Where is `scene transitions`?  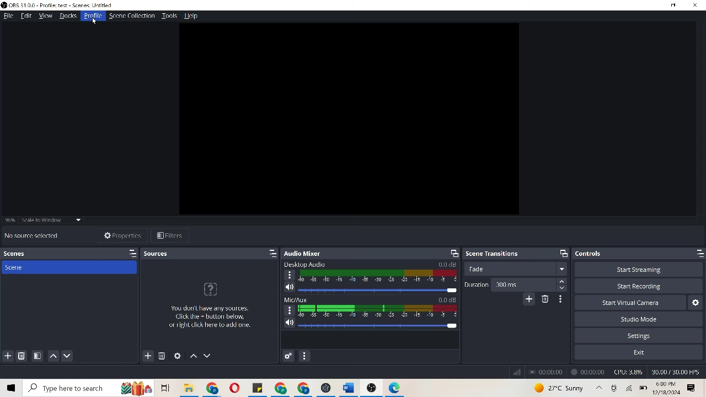 scene transitions is located at coordinates (495, 253).